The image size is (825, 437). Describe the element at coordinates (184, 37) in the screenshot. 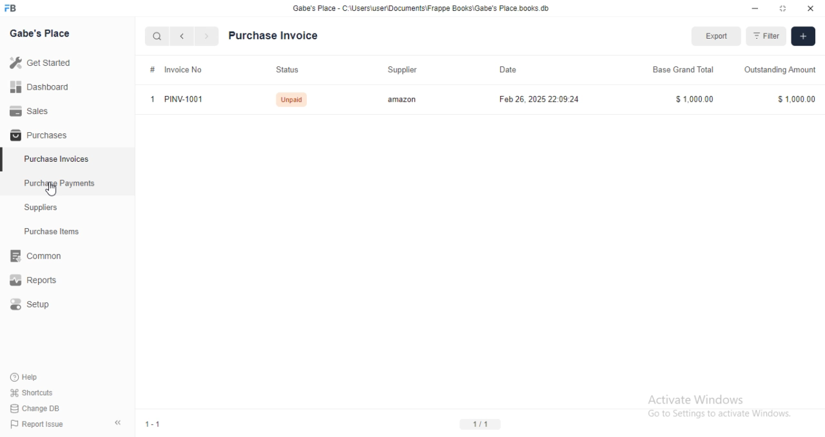

I see `navigate backward` at that location.